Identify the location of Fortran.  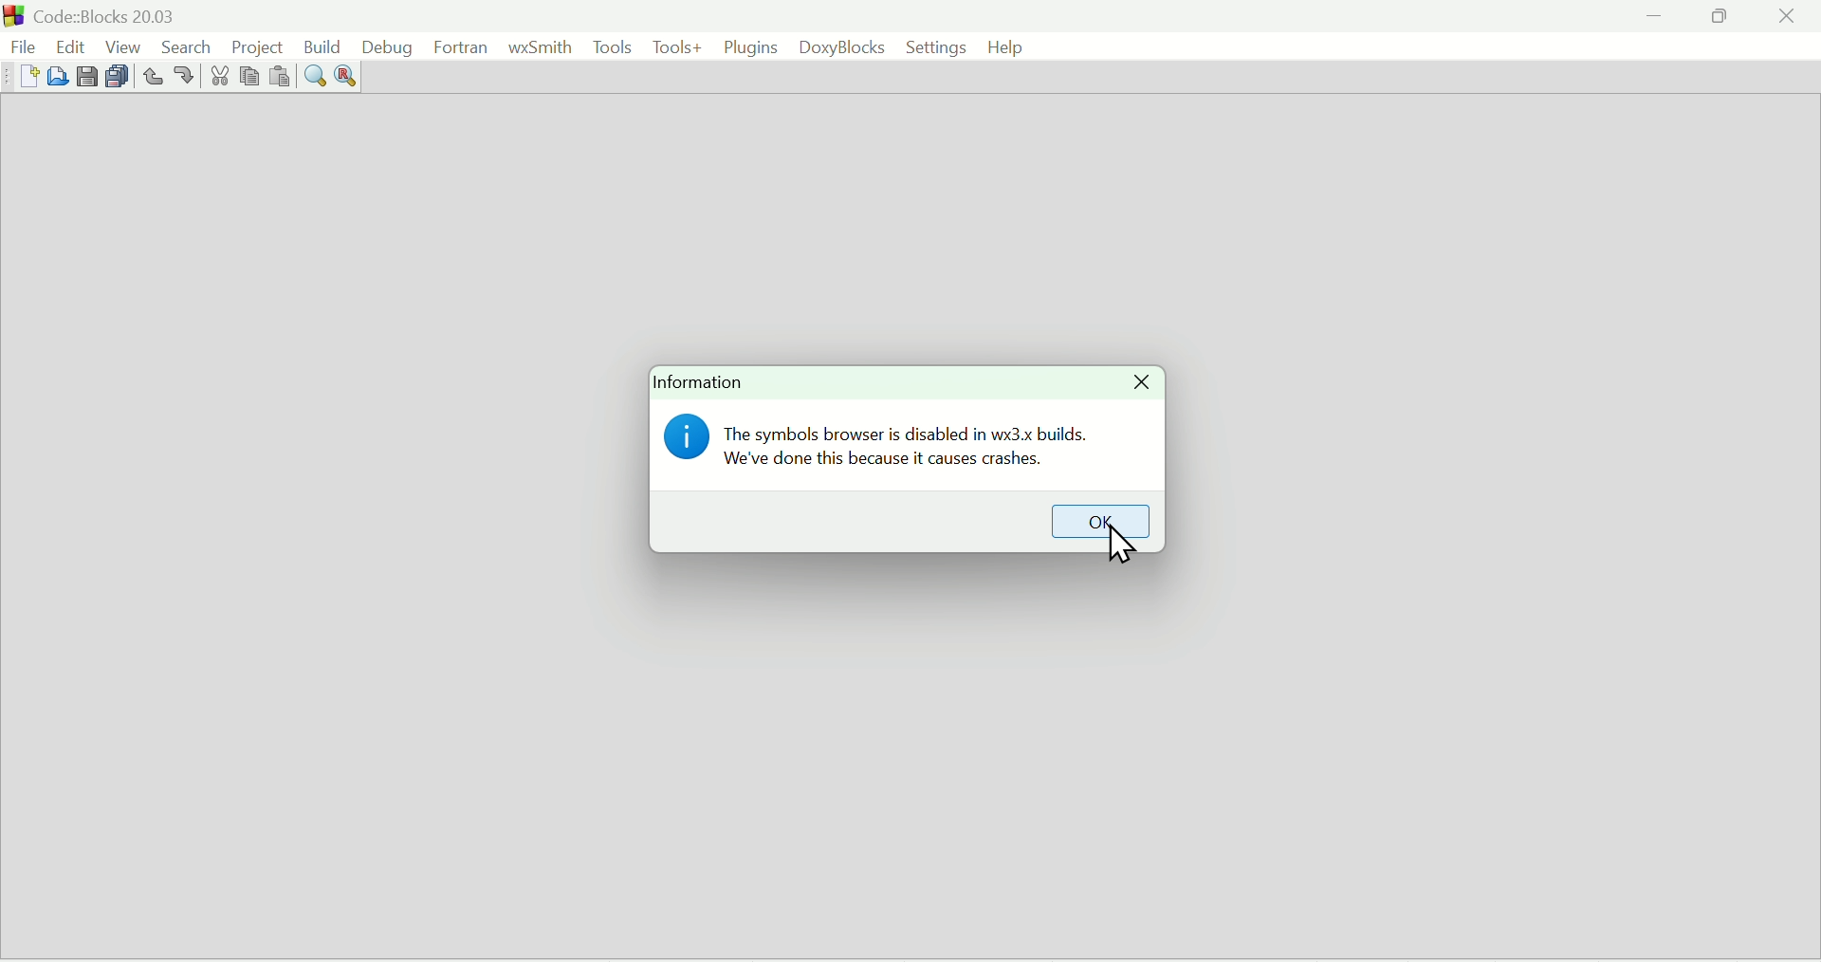
(462, 47).